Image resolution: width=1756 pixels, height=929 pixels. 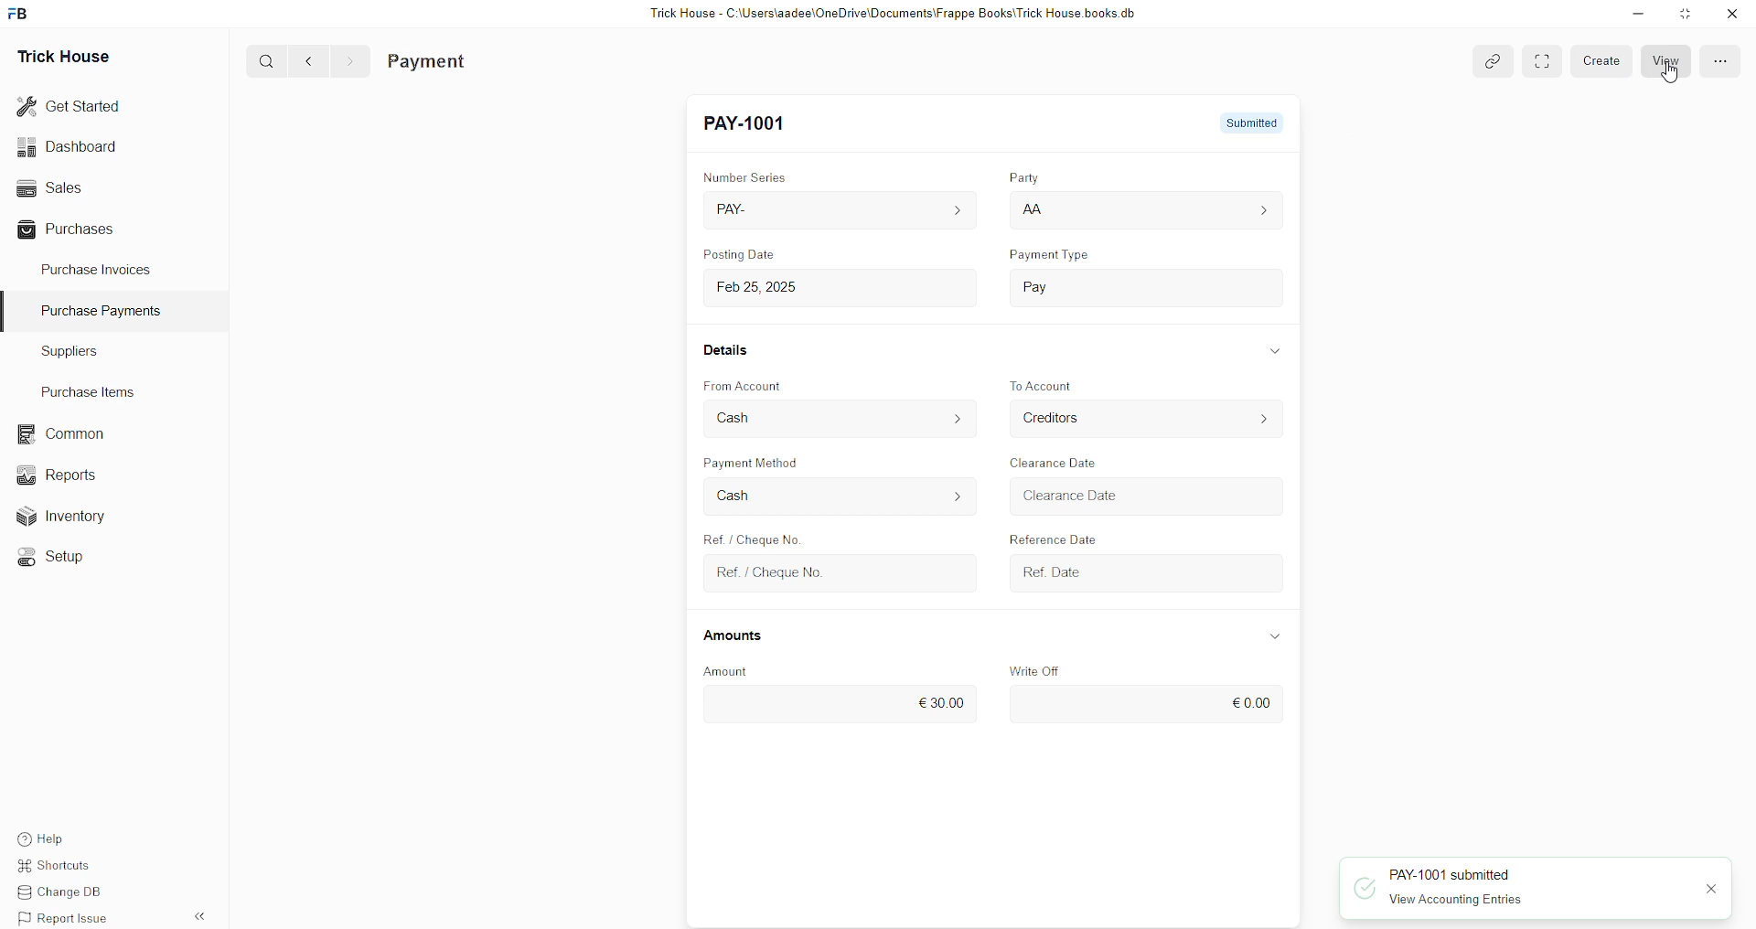 I want to click on Clearance Date, so click(x=1064, y=464).